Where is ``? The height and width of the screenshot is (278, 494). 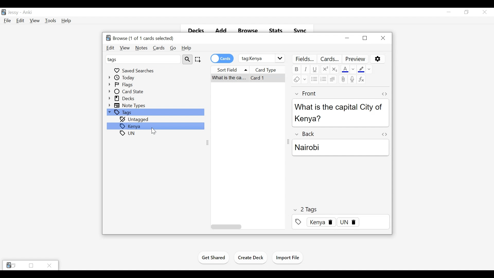
 is located at coordinates (334, 69).